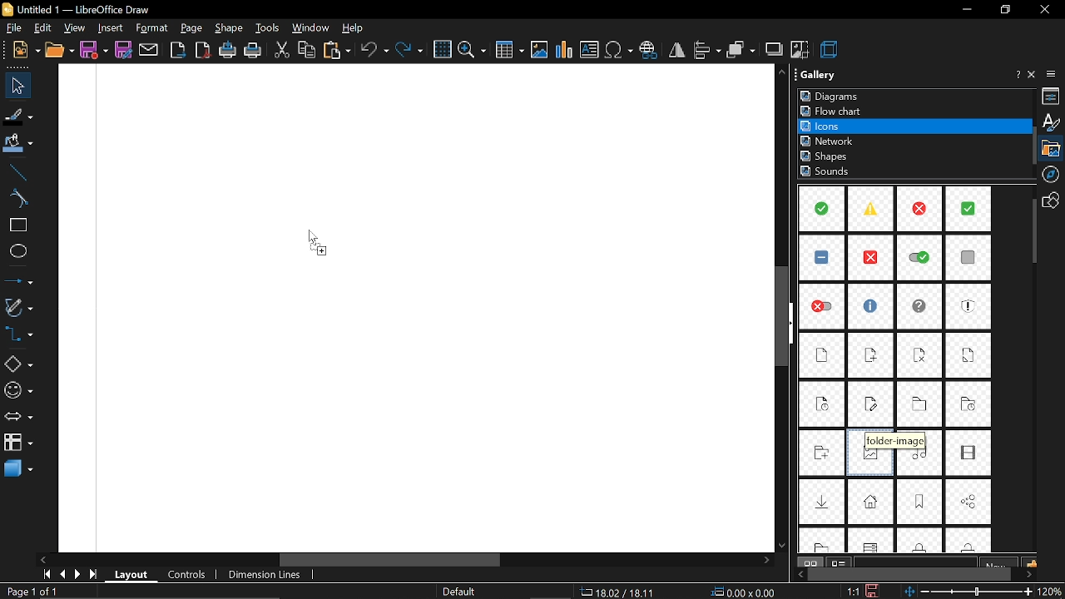  What do you see at coordinates (785, 319) in the screenshot?
I see `vertical scrollbar` at bounding box center [785, 319].